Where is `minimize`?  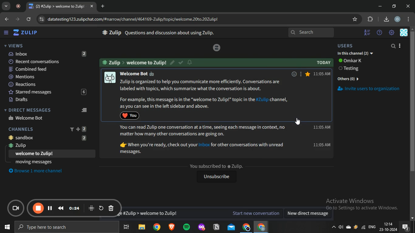 minimize is located at coordinates (380, 6).